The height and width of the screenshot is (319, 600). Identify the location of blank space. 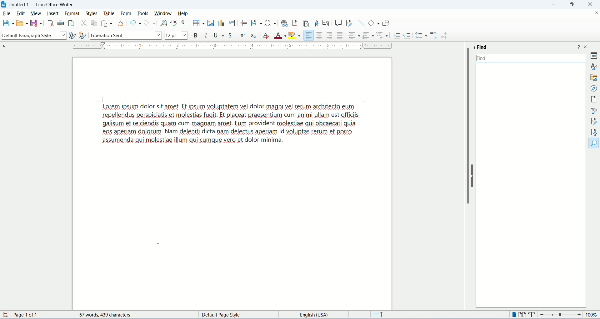
(530, 59).